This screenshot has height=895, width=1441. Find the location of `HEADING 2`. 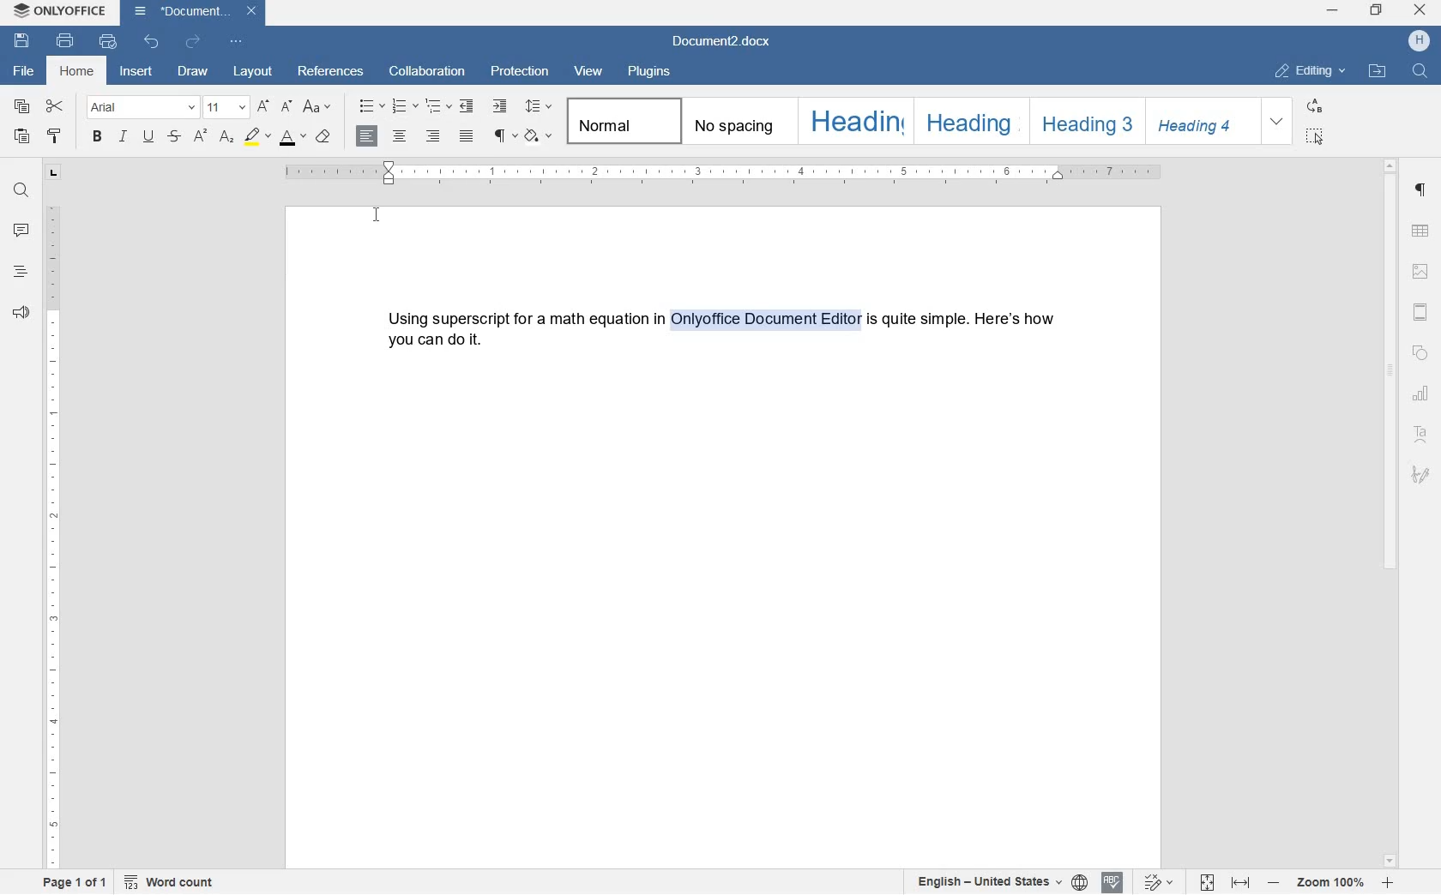

HEADING 2 is located at coordinates (967, 120).